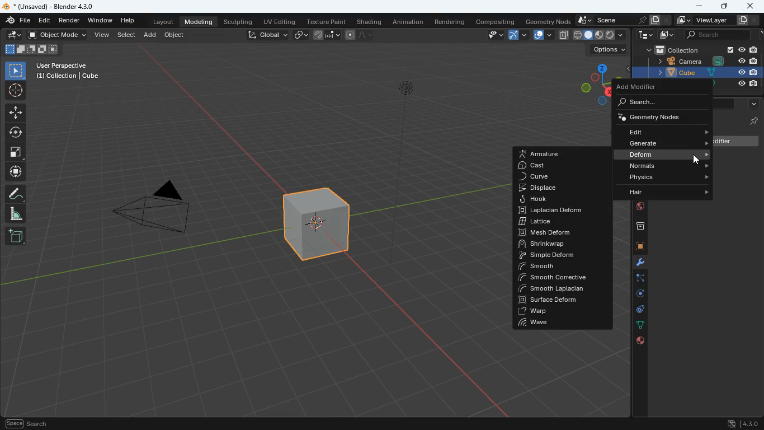  I want to click on options, so click(610, 49).